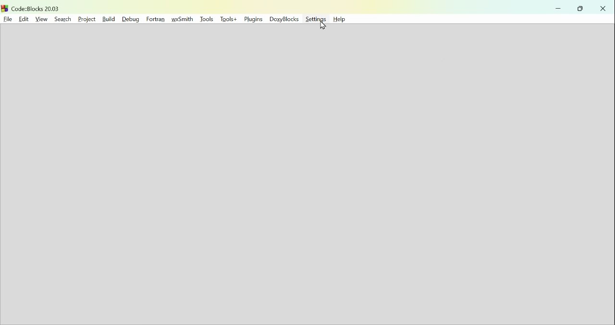 This screenshot has width=615, height=325. Describe the element at coordinates (129, 18) in the screenshot. I see `Debug` at that location.